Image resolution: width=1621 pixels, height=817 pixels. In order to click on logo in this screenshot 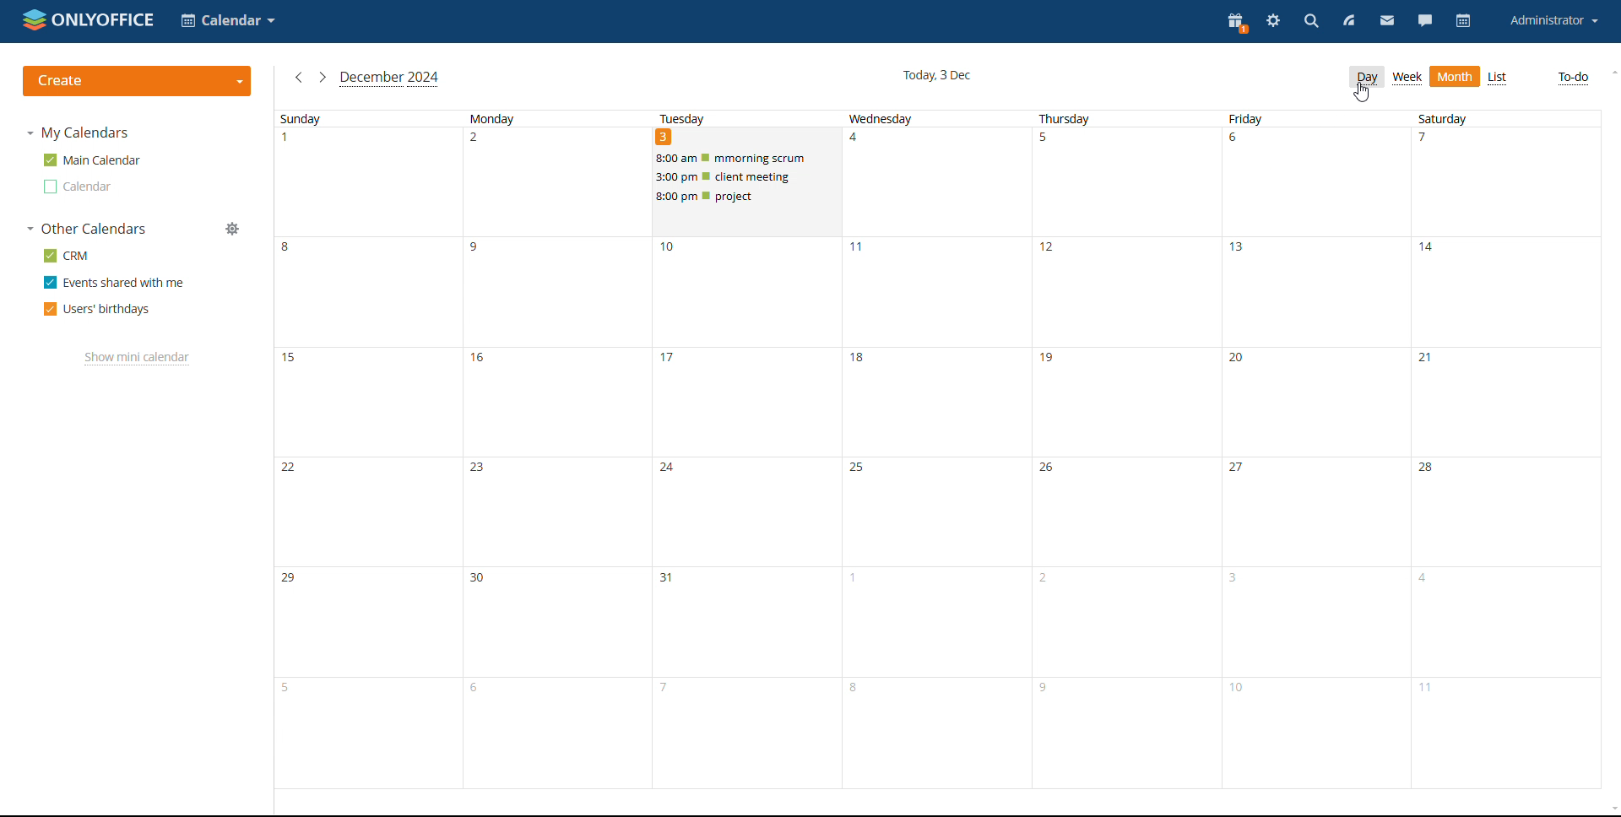, I will do `click(88, 19)`.